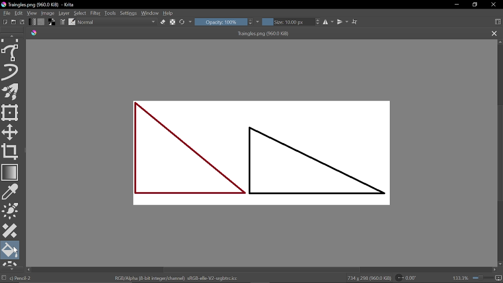  What do you see at coordinates (34, 33) in the screenshot?
I see `app icon` at bounding box center [34, 33].